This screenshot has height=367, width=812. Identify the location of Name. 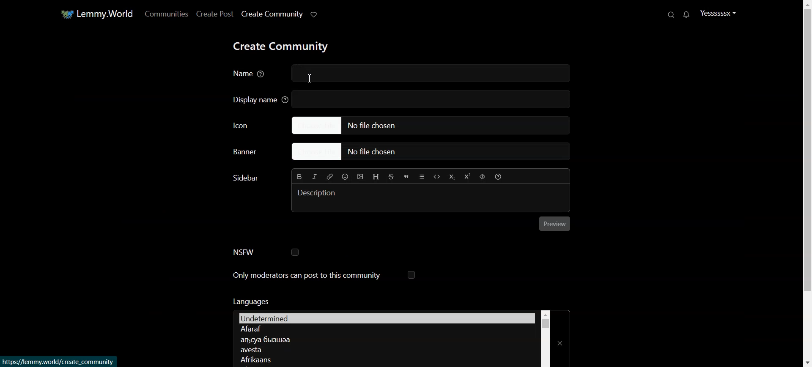
(254, 73).